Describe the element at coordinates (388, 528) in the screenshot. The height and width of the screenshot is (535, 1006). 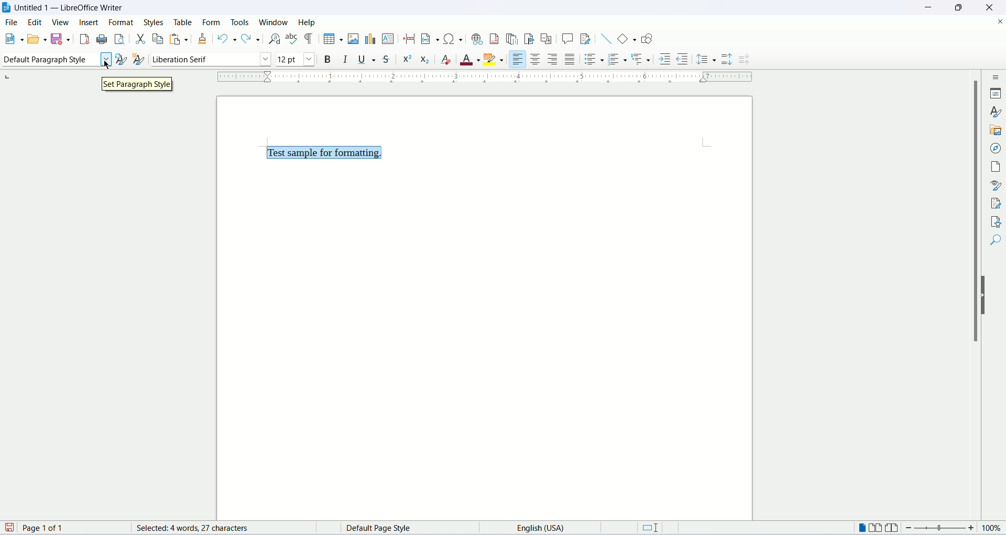
I see `default page style` at that location.